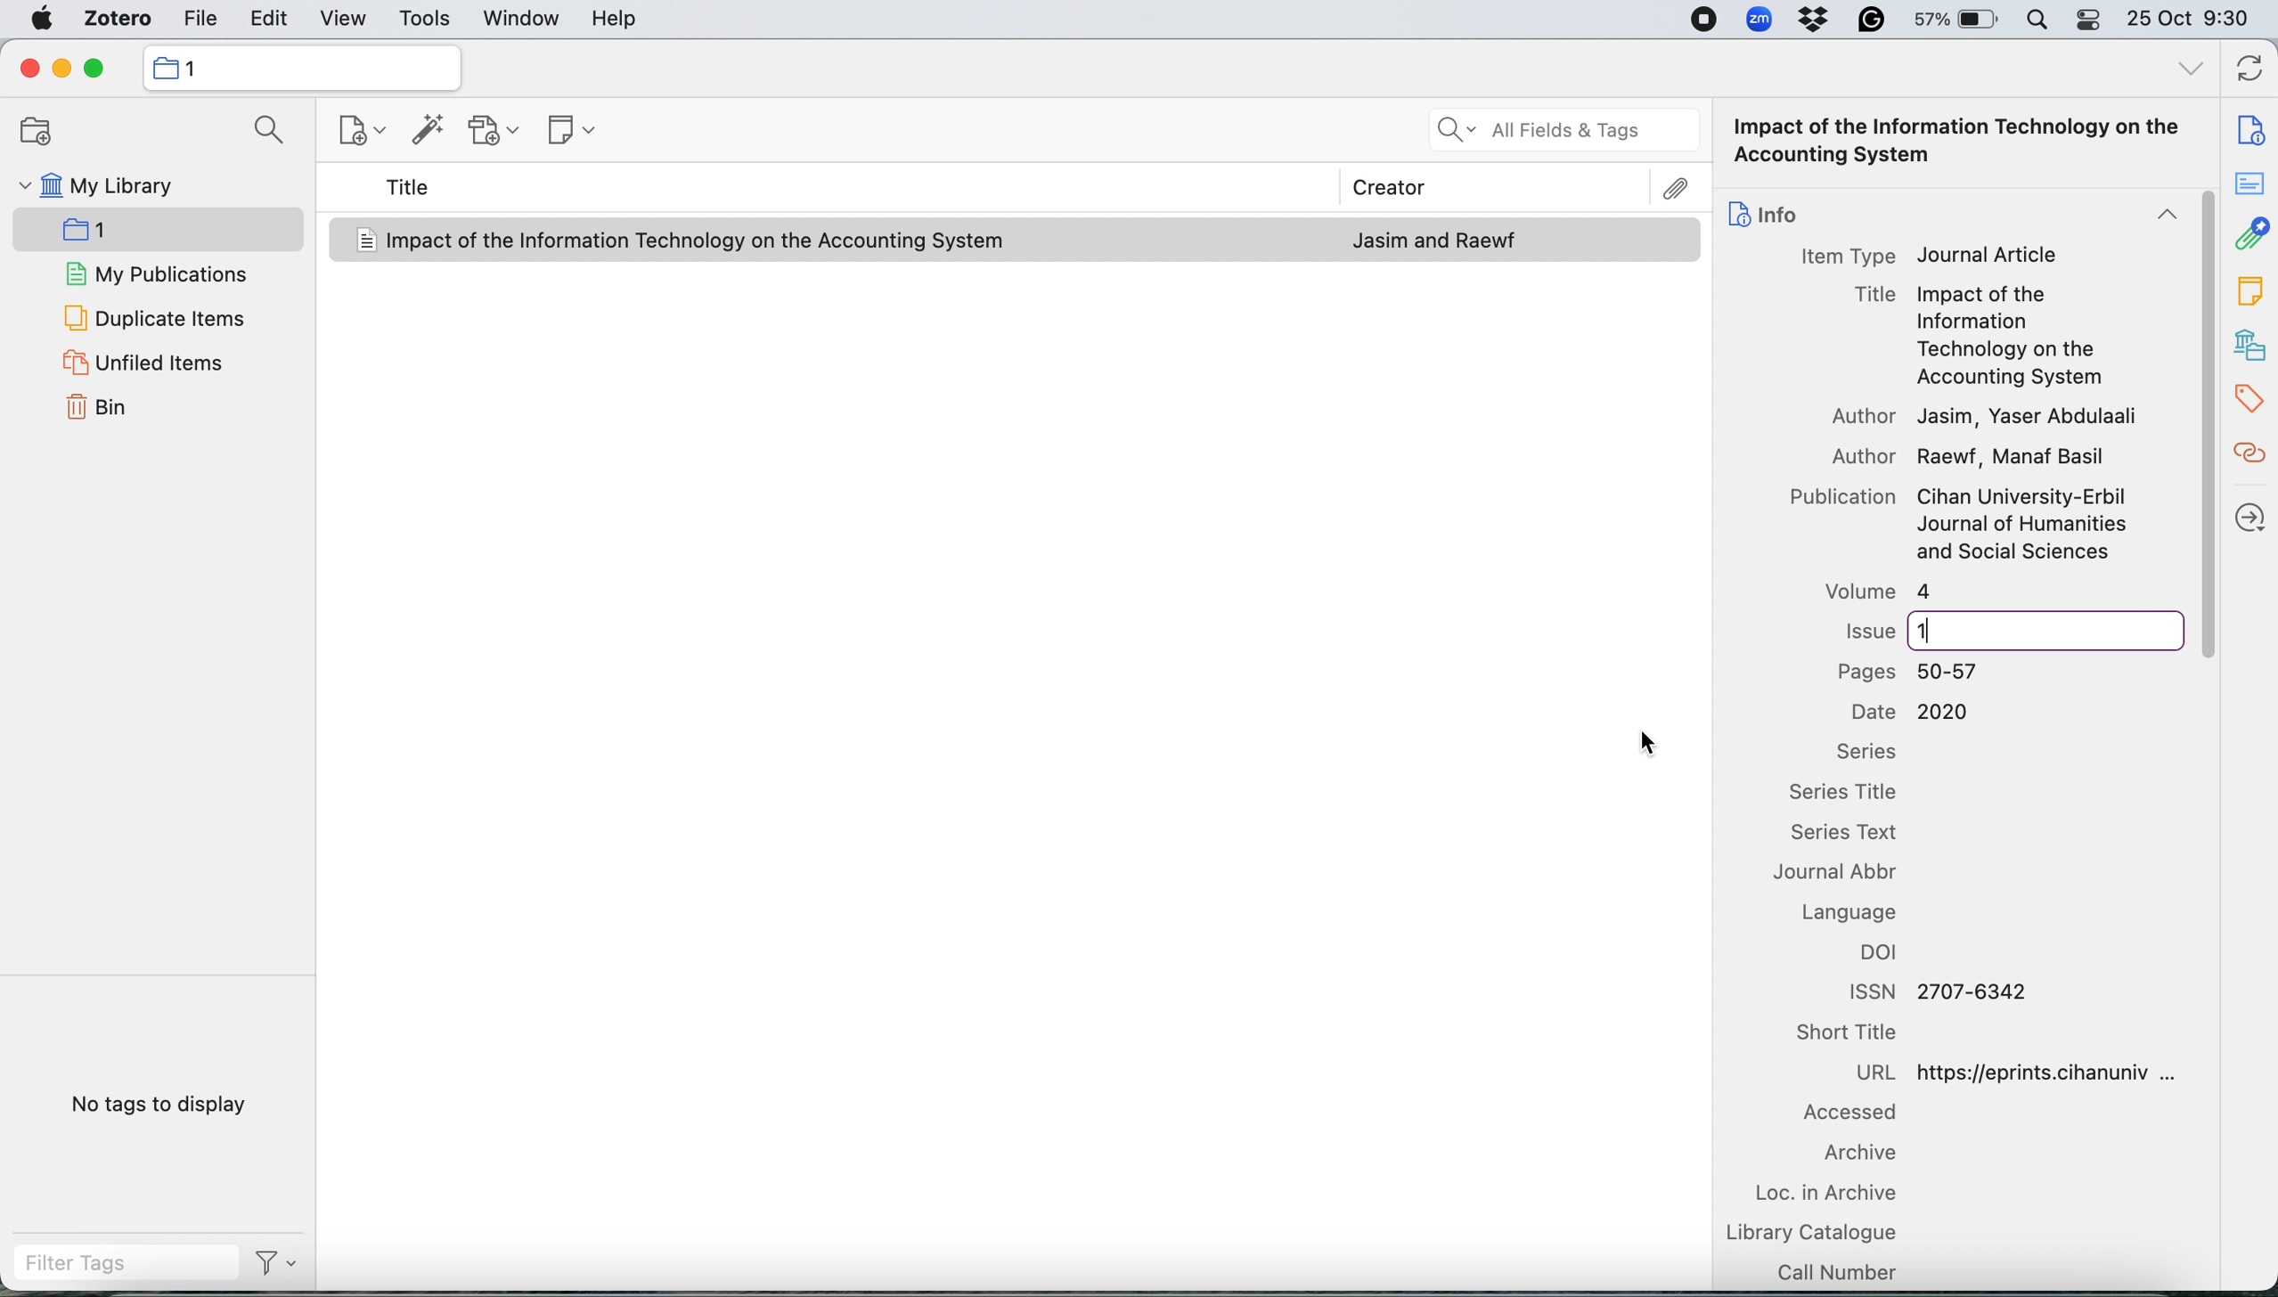  I want to click on cursor, so click(1649, 742).